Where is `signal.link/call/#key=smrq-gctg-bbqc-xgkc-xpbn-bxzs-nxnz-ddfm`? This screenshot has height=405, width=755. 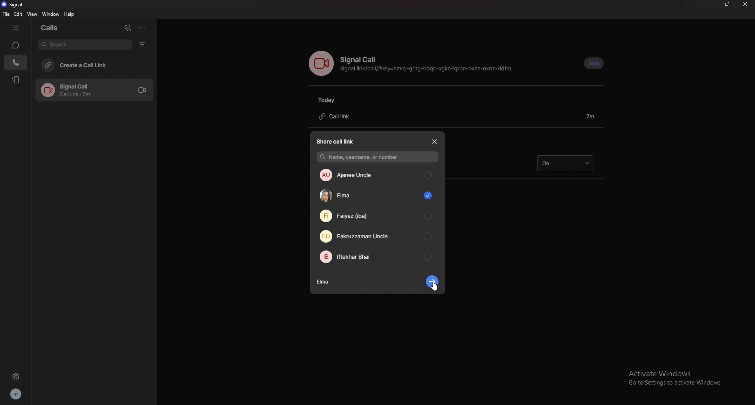 signal.link/call/#key=smrq-gctg-bbqc-xgkc-xpbn-bxzs-nxnz-ddfm is located at coordinates (428, 70).